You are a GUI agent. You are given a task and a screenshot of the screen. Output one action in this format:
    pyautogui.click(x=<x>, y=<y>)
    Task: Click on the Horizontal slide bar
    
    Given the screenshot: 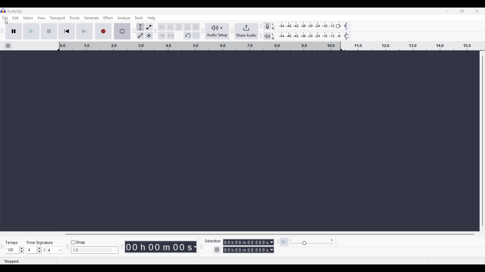 What is the action you would take?
    pyautogui.click(x=269, y=234)
    